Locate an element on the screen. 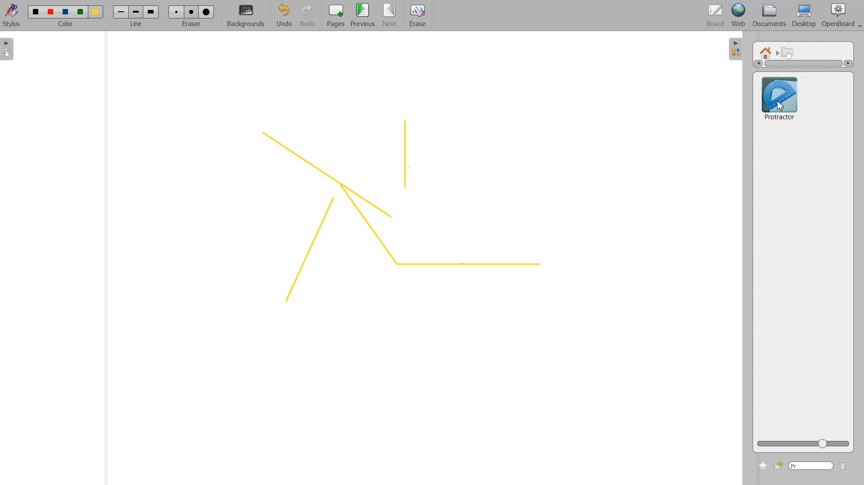 Image resolution: width=864 pixels, height=485 pixels. Color is located at coordinates (66, 10).